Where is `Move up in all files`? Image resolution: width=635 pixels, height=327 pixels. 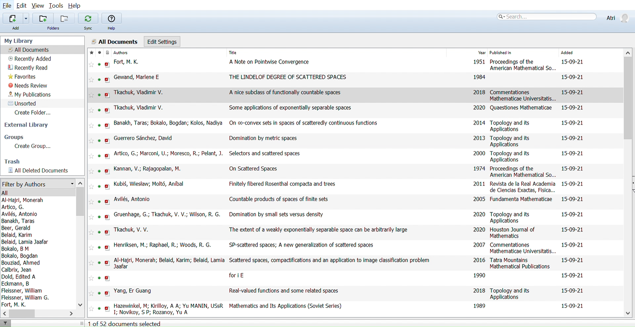
Move up in all files is located at coordinates (628, 52).